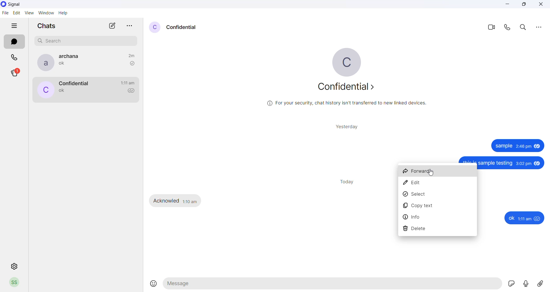 This screenshot has width=550, height=292. What do you see at coordinates (508, 27) in the screenshot?
I see `voice call` at bounding box center [508, 27].